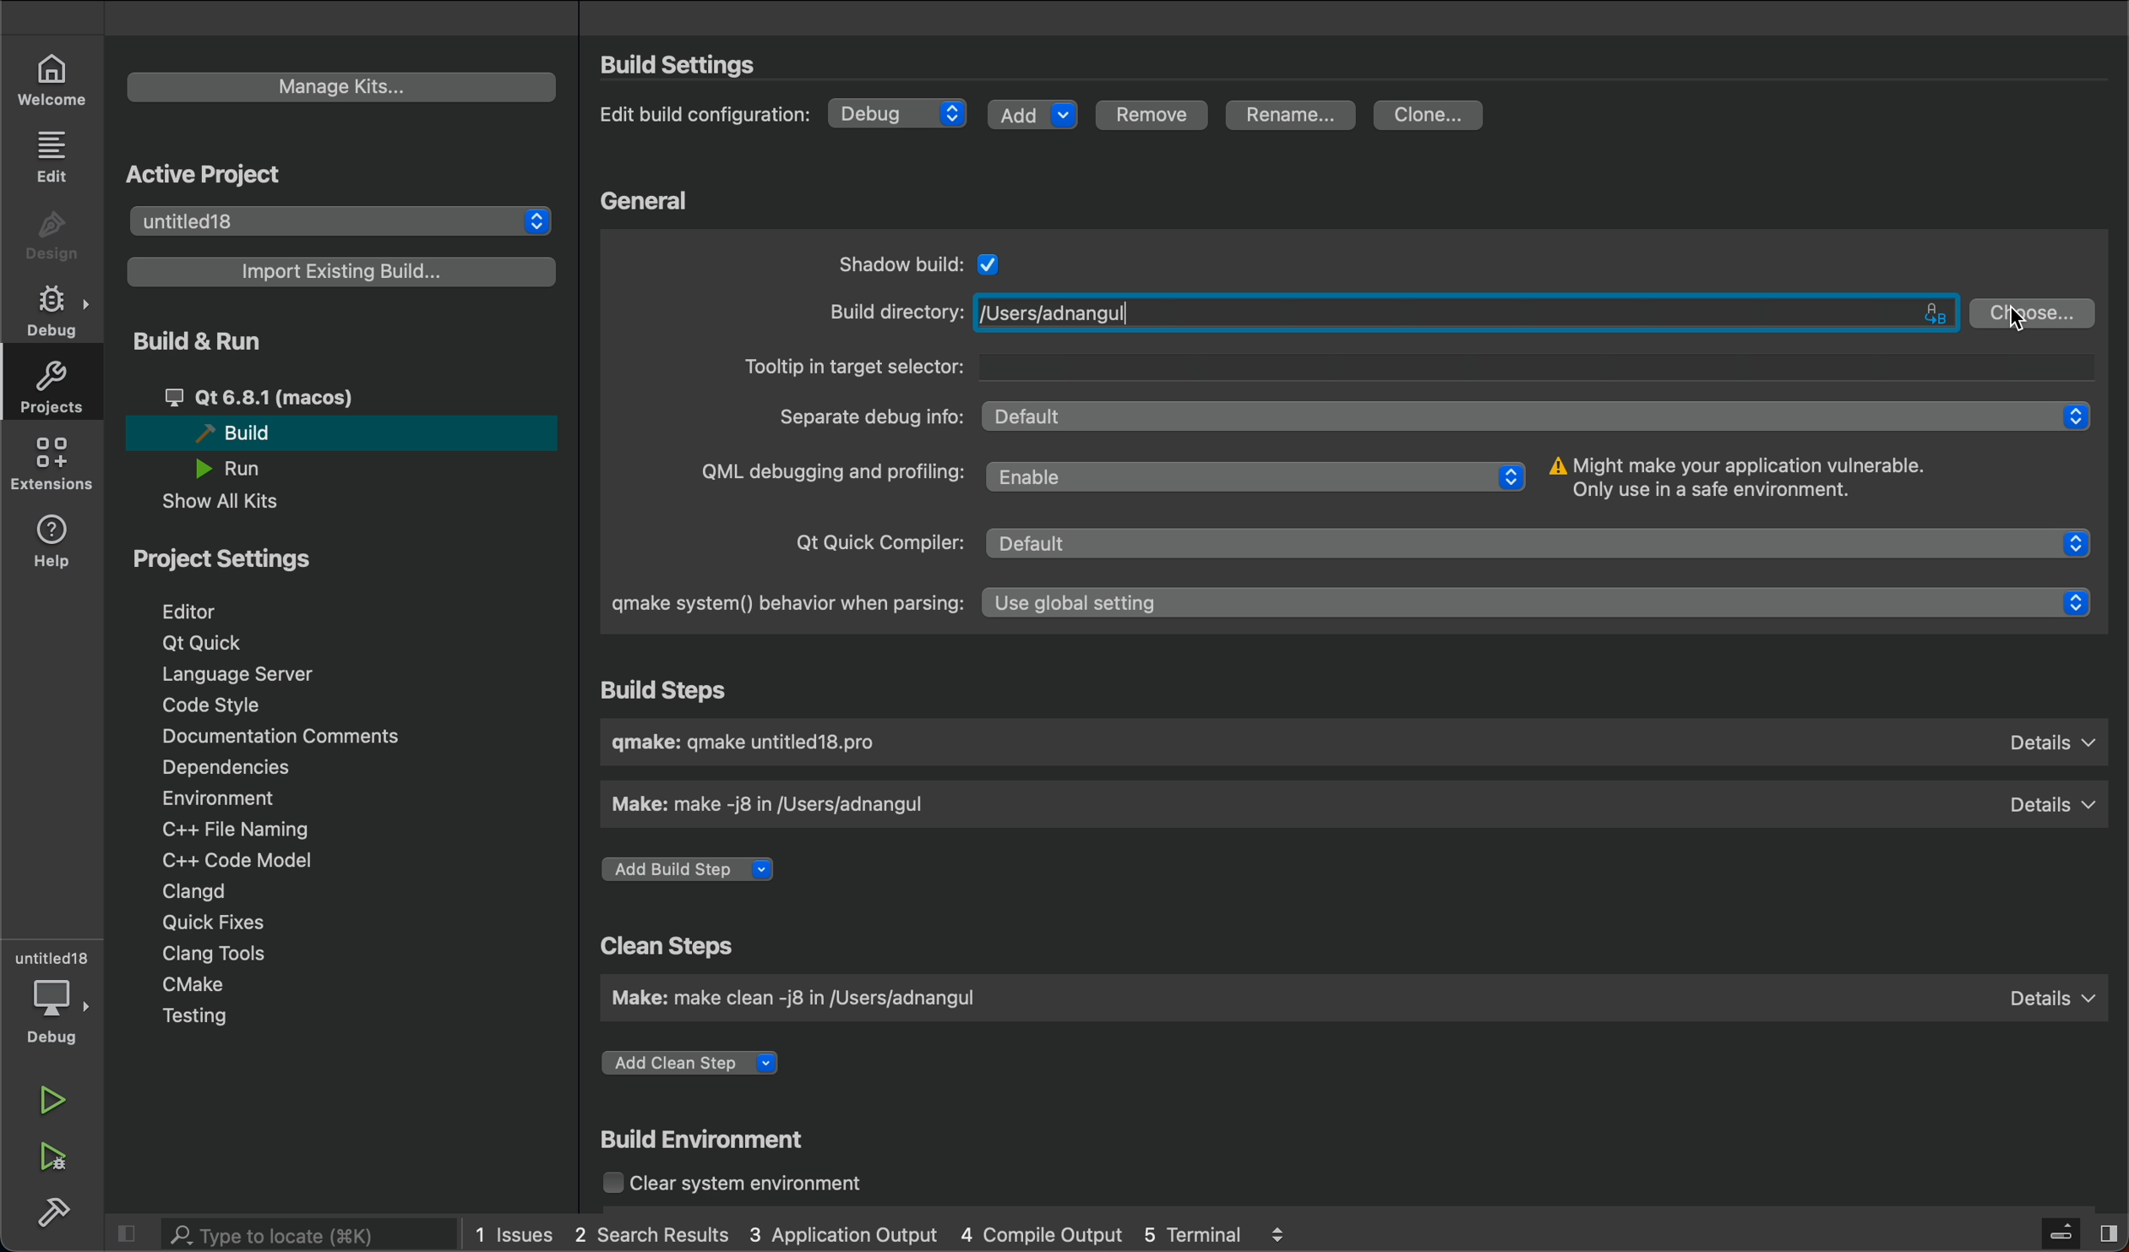 This screenshot has height=1252, width=2129. Describe the element at coordinates (51, 543) in the screenshot. I see `help` at that location.